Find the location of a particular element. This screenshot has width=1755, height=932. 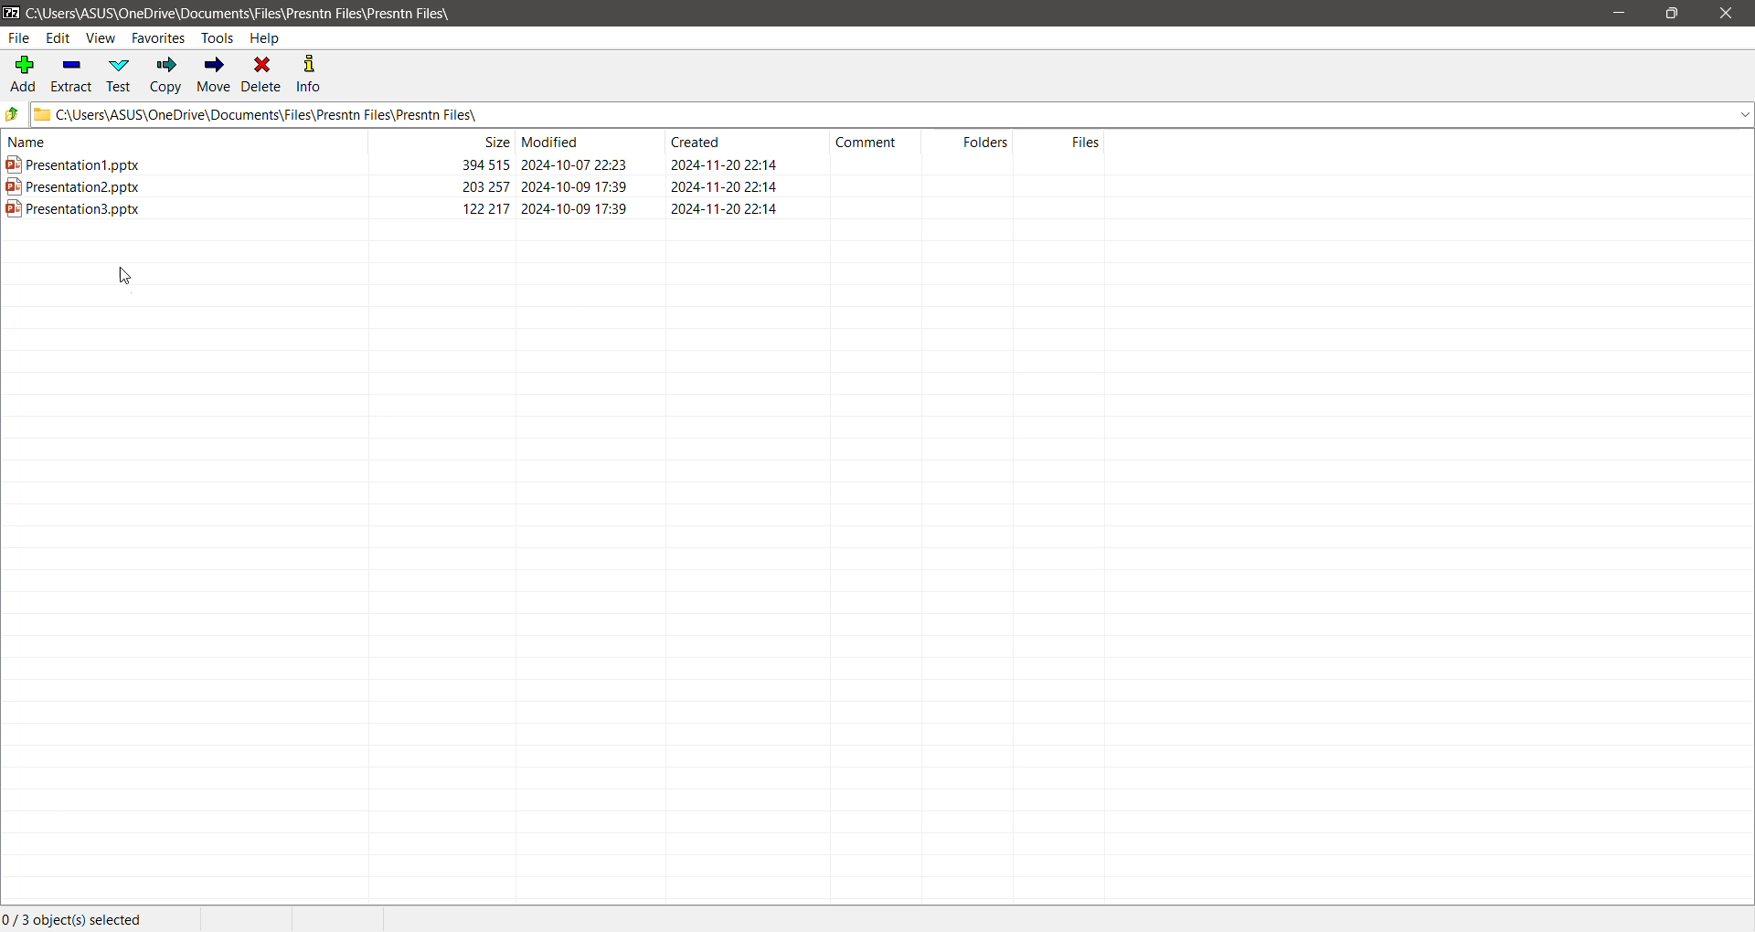

Delete is located at coordinates (263, 75).